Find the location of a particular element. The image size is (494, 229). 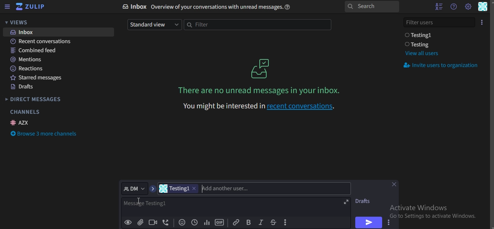

combined feed is located at coordinates (35, 51).